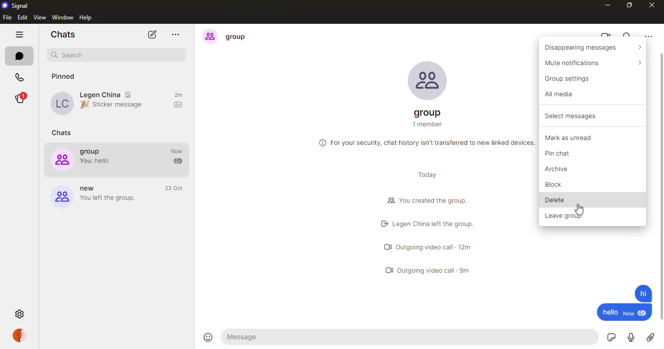 The image size is (664, 349). What do you see at coordinates (555, 200) in the screenshot?
I see `delete` at bounding box center [555, 200].